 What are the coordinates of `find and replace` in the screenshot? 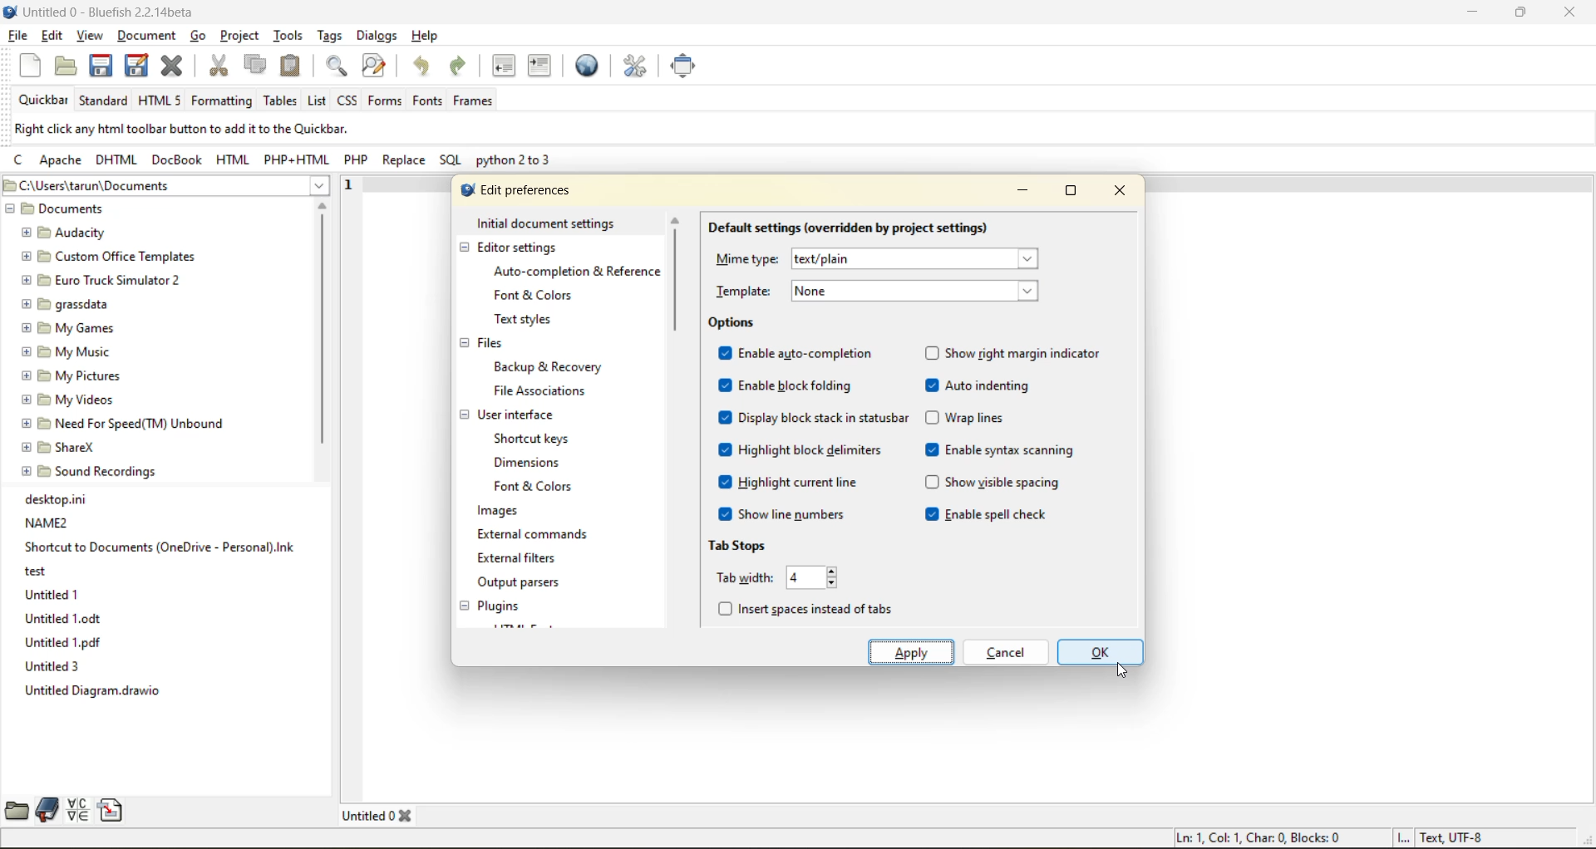 It's located at (375, 66).